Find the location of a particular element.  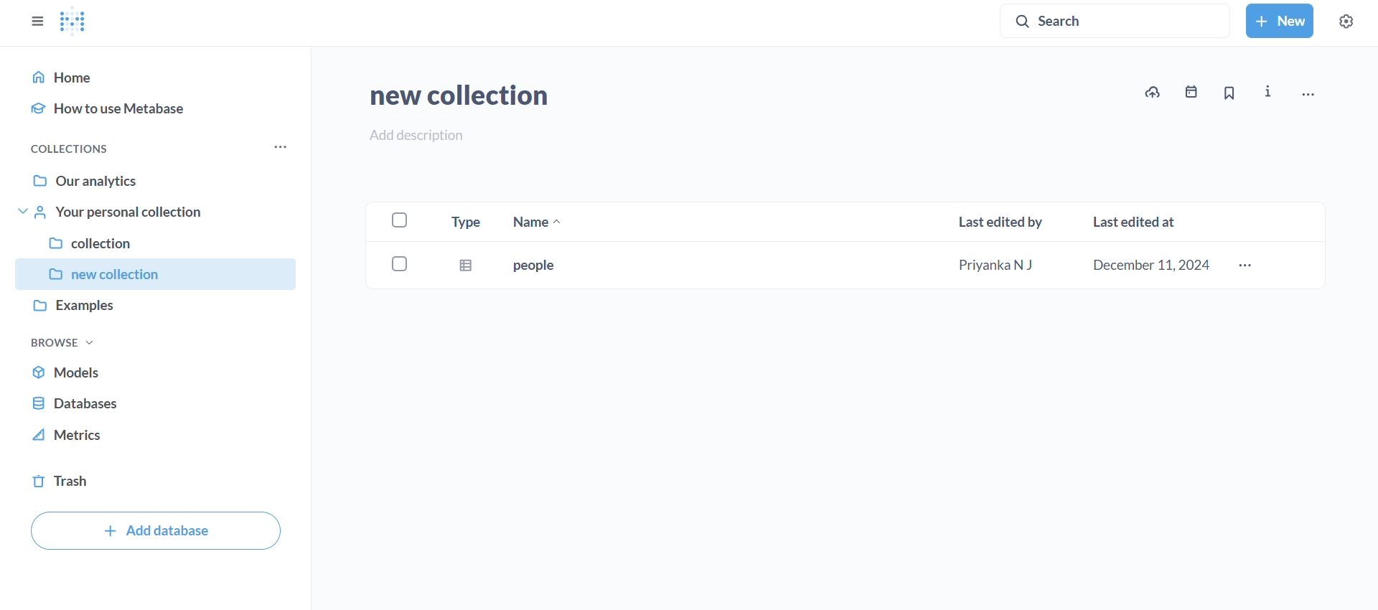

search is located at coordinates (1117, 19).